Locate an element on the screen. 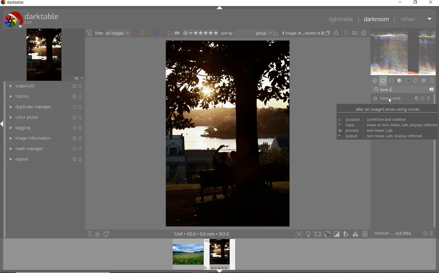 This screenshot has width=439, height=273. toggle modes is located at coordinates (331, 235).